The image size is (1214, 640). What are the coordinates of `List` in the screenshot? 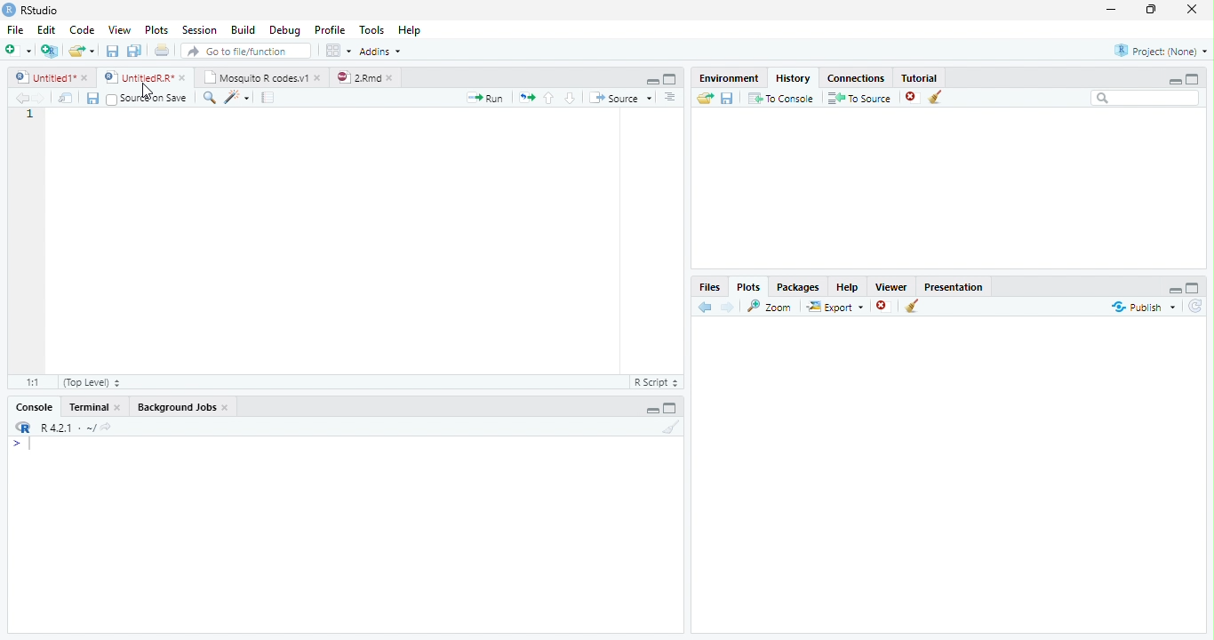 It's located at (672, 99).